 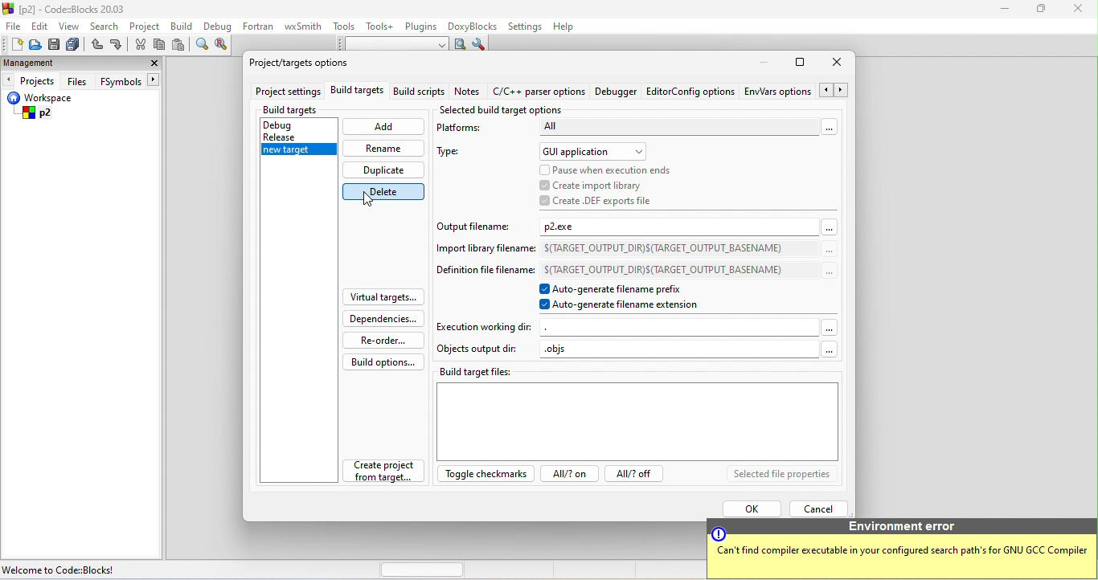 I want to click on editor config option, so click(x=691, y=95).